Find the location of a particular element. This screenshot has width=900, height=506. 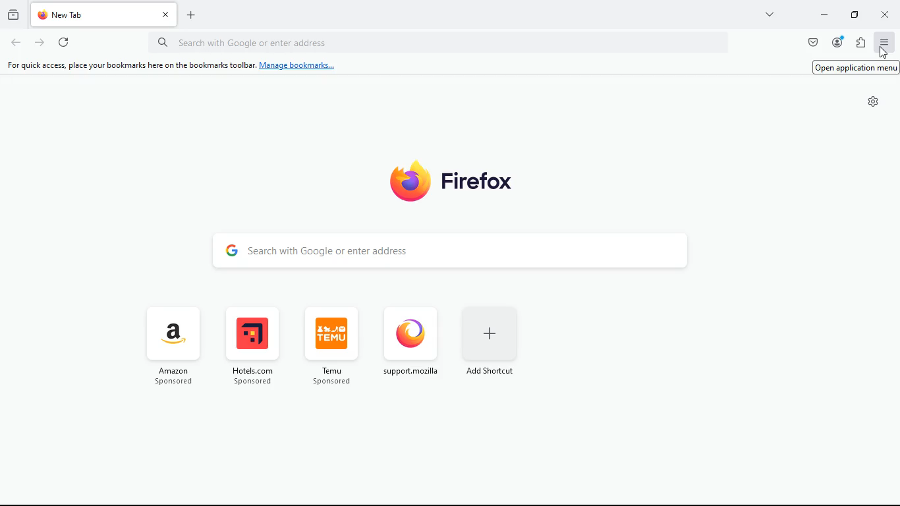

Cursor is located at coordinates (886, 47).